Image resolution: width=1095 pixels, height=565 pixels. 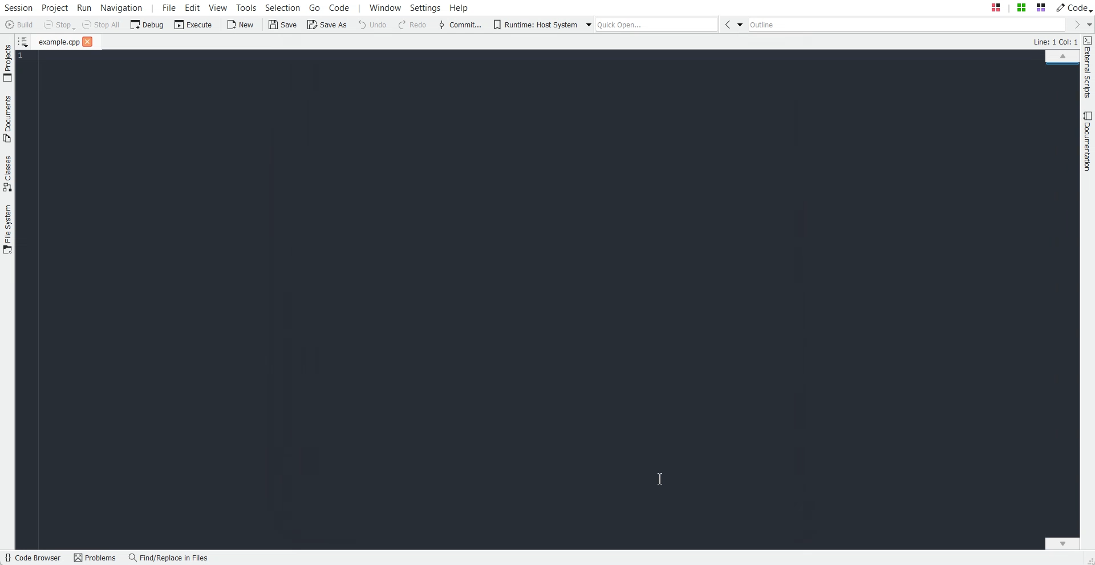 What do you see at coordinates (1073, 544) in the screenshot?
I see `Scroll down` at bounding box center [1073, 544].